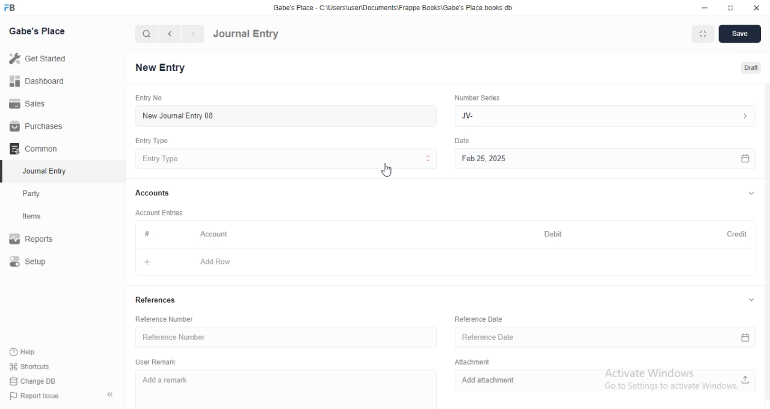  What do you see at coordinates (442, 262) in the screenshot?
I see `+ Add Row` at bounding box center [442, 262].